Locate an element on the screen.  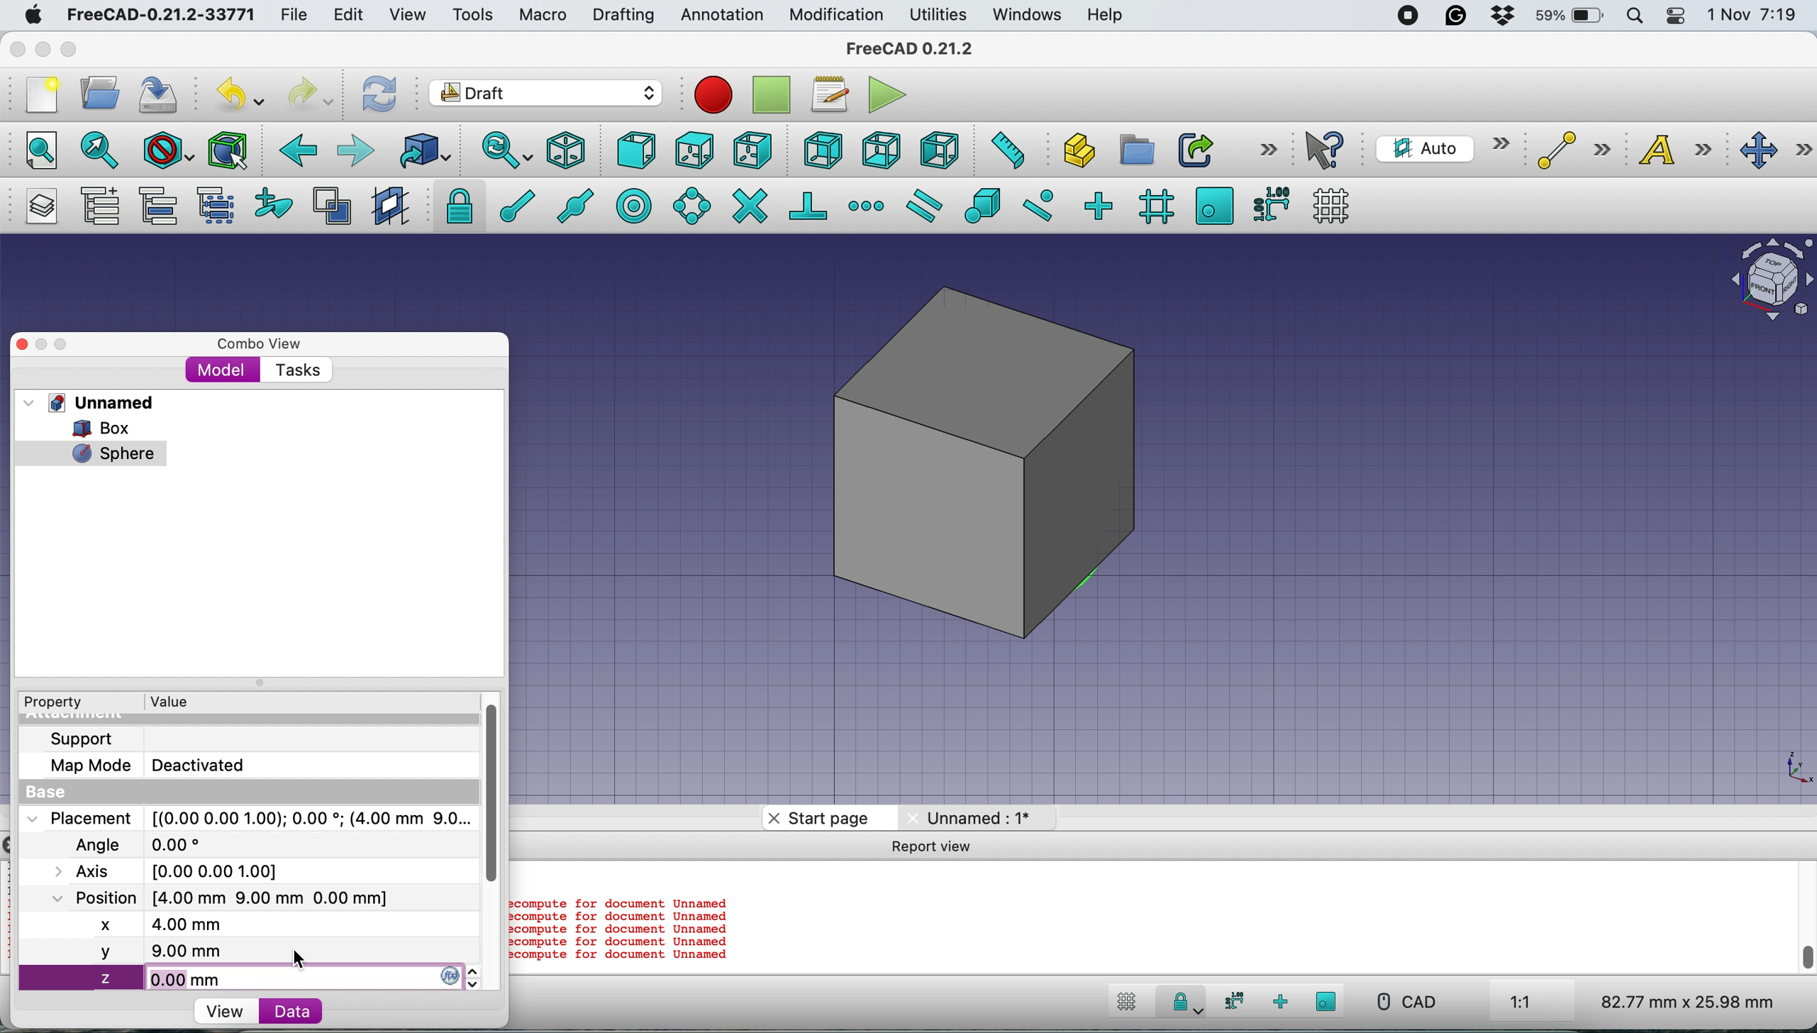
base is located at coordinates (50, 793).